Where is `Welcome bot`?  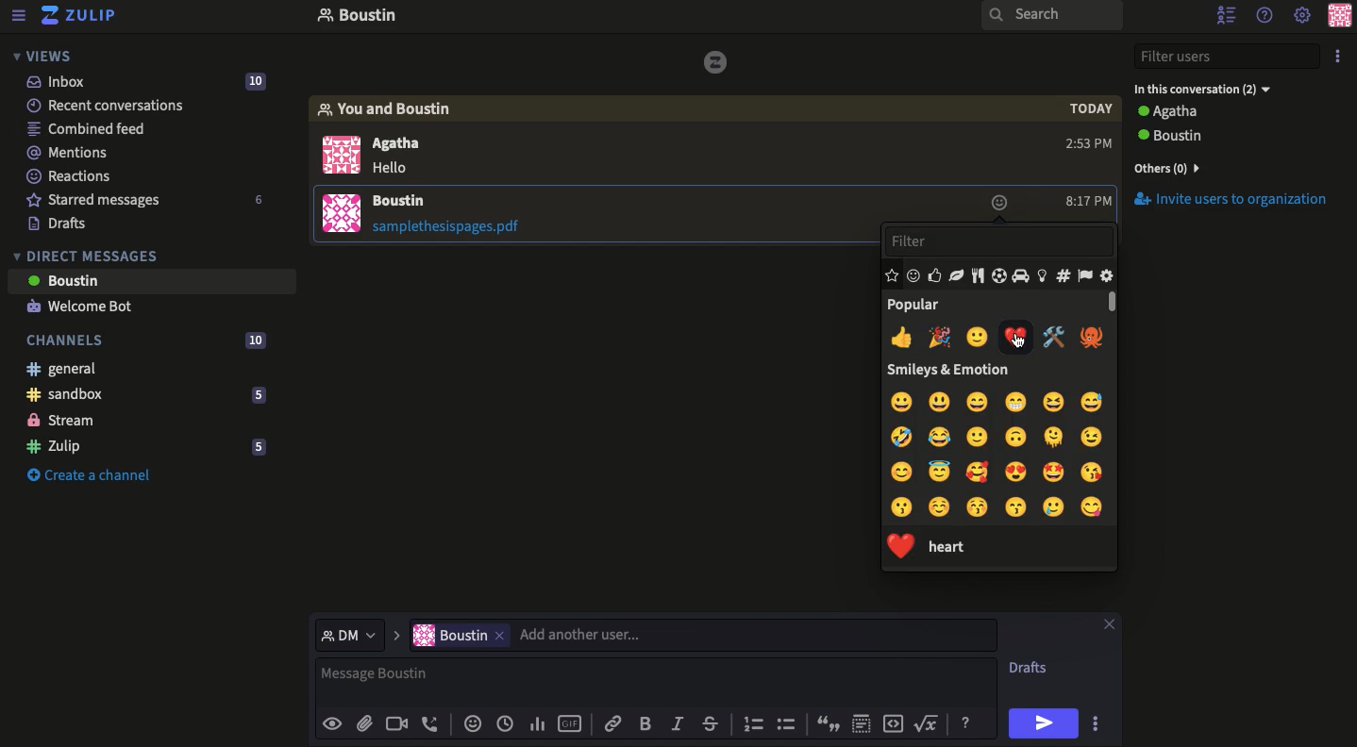 Welcome bot is located at coordinates (85, 307).